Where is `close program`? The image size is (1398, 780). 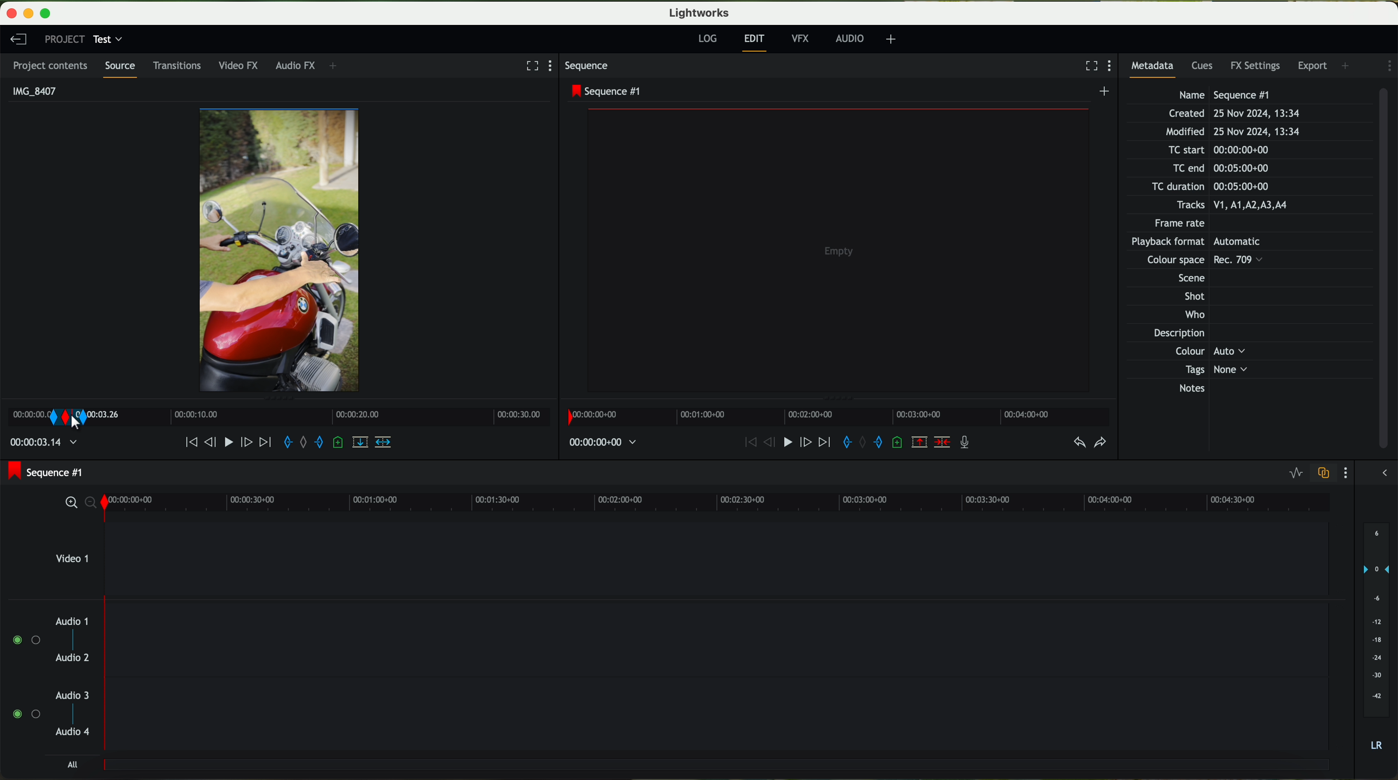
close program is located at coordinates (10, 13).